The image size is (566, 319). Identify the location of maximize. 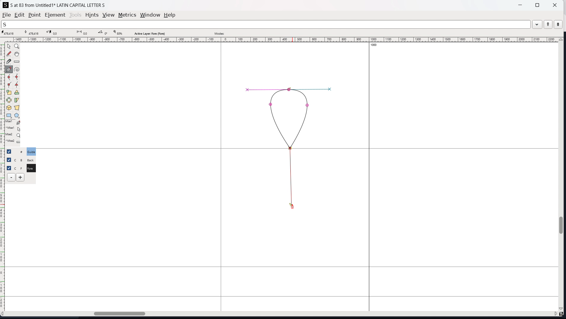
(537, 5).